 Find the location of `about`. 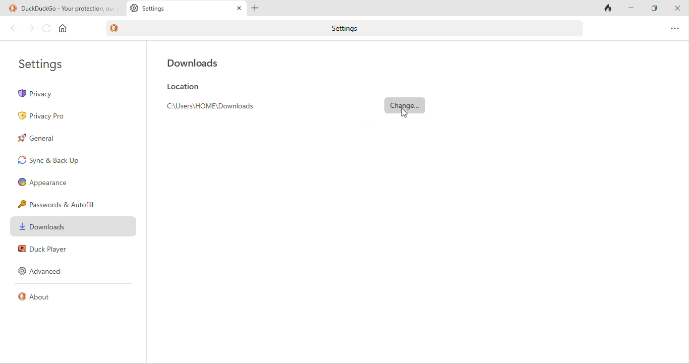

about is located at coordinates (41, 300).